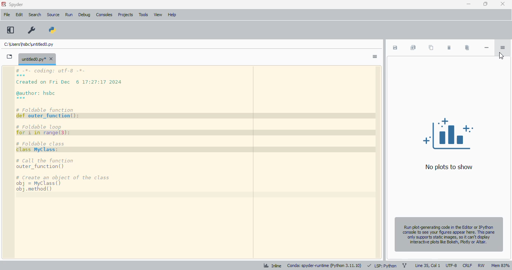  I want to click on debug, so click(84, 15).